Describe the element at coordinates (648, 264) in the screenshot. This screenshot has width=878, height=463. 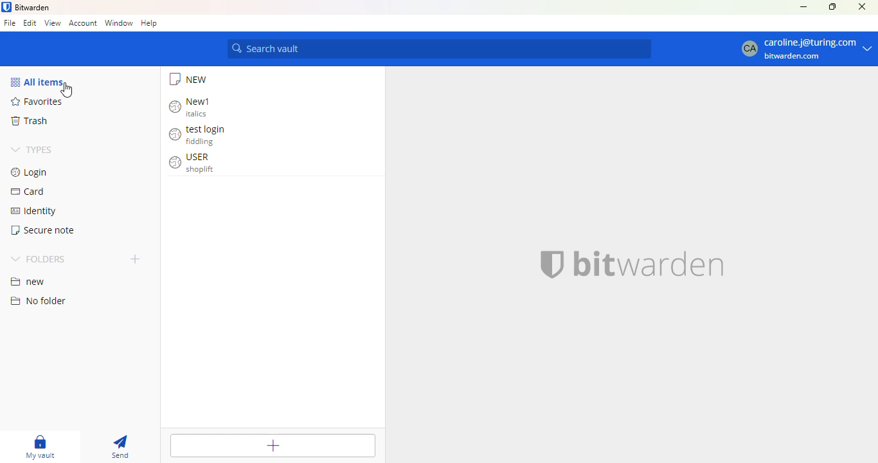
I see `bitwarden` at that location.